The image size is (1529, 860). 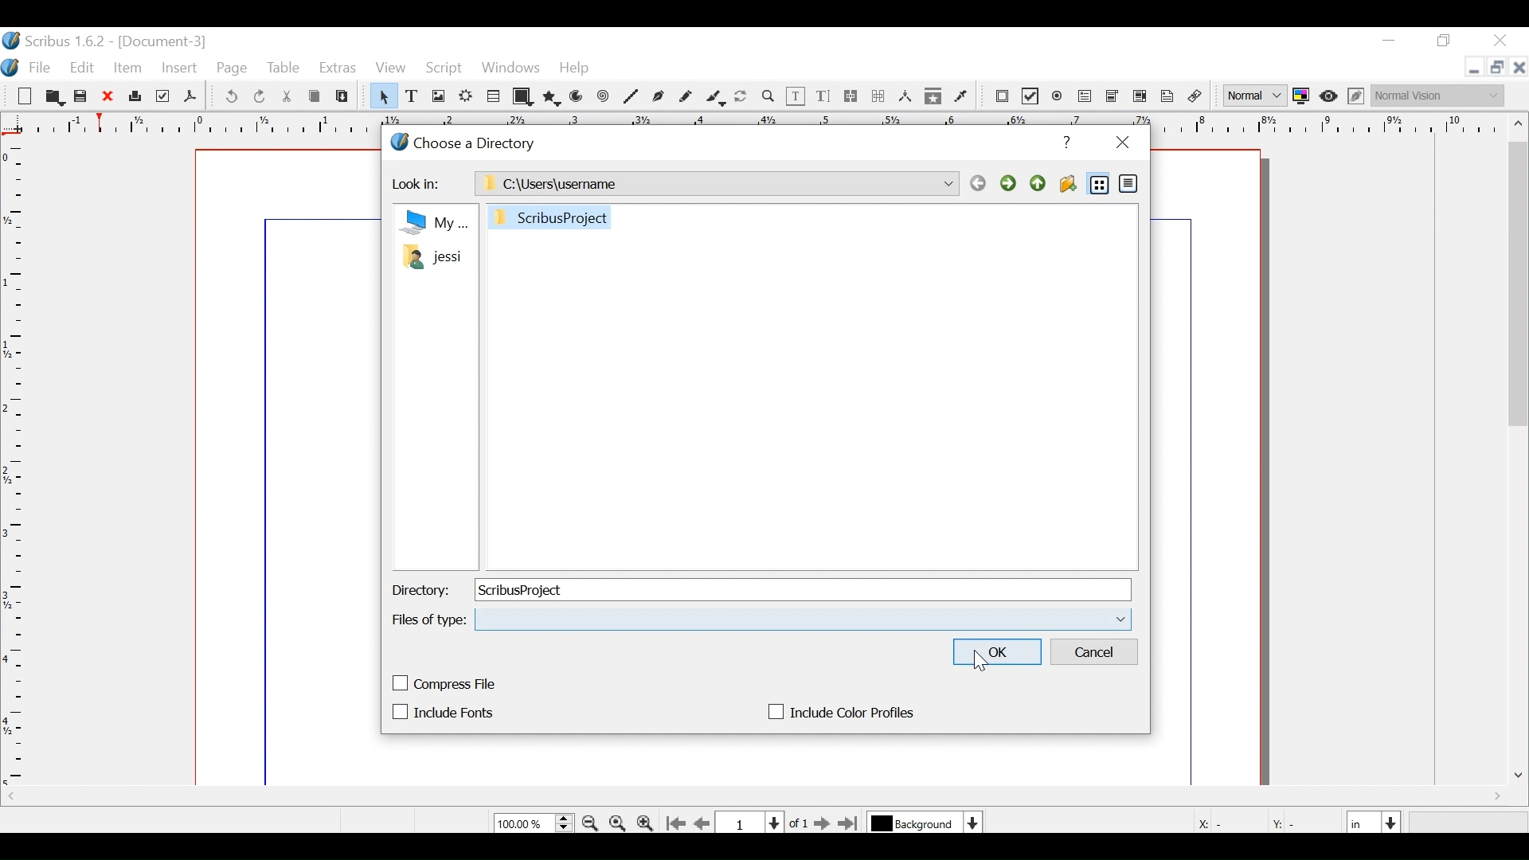 What do you see at coordinates (190, 98) in the screenshot?
I see `Save as Pdf` at bounding box center [190, 98].